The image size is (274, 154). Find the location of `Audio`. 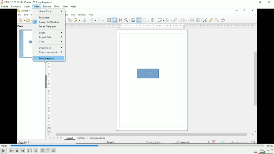

Audio is located at coordinates (27, 7).